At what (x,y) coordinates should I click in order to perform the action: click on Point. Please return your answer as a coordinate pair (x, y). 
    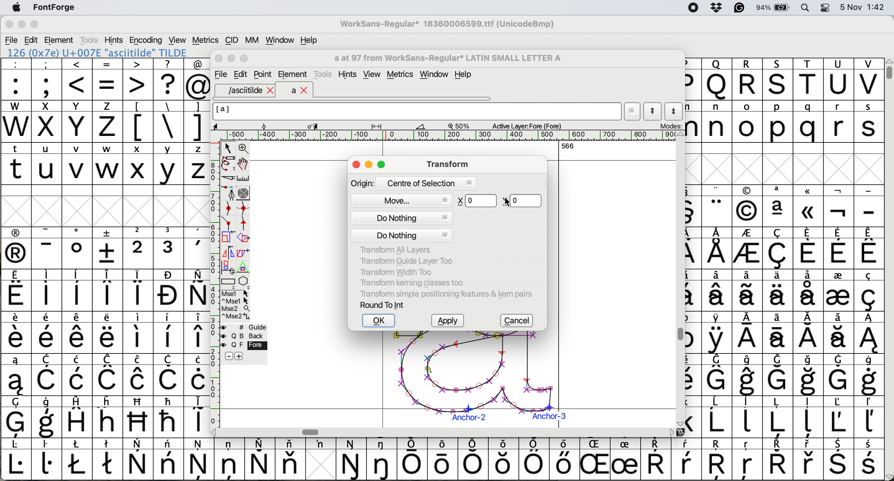
    Looking at the image, I should click on (263, 75).